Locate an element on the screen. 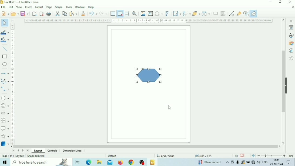 This screenshot has width=295, height=166. Google Chrome is located at coordinates (131, 162).